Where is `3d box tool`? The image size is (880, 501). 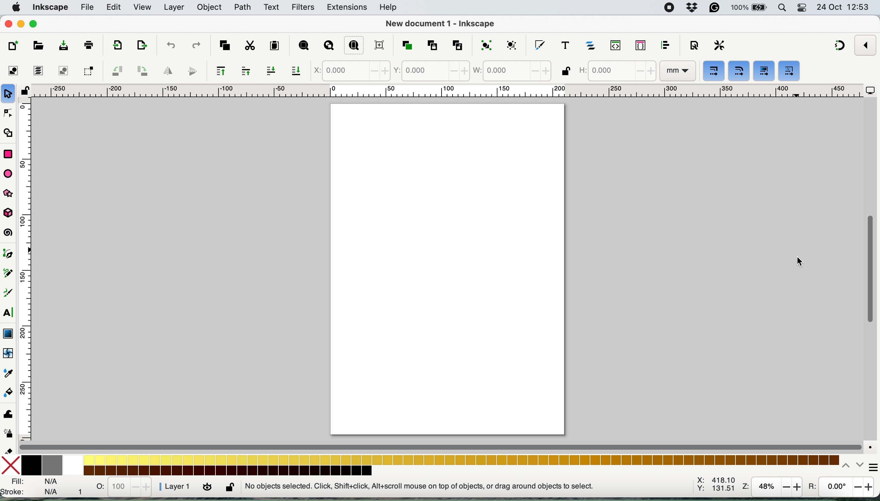 3d box tool is located at coordinates (10, 213).